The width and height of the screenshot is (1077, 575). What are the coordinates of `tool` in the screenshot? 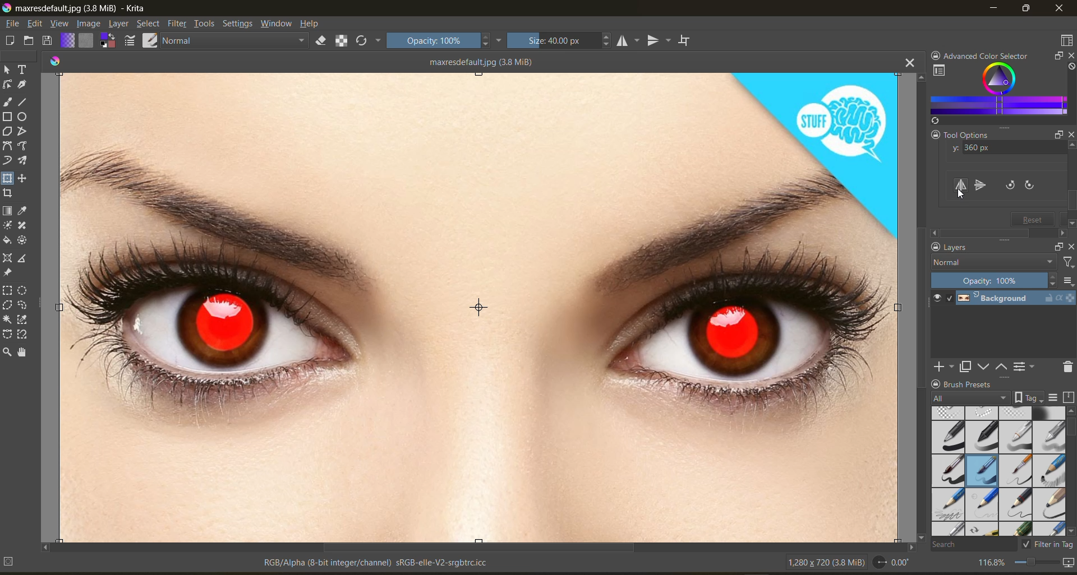 It's located at (22, 291).